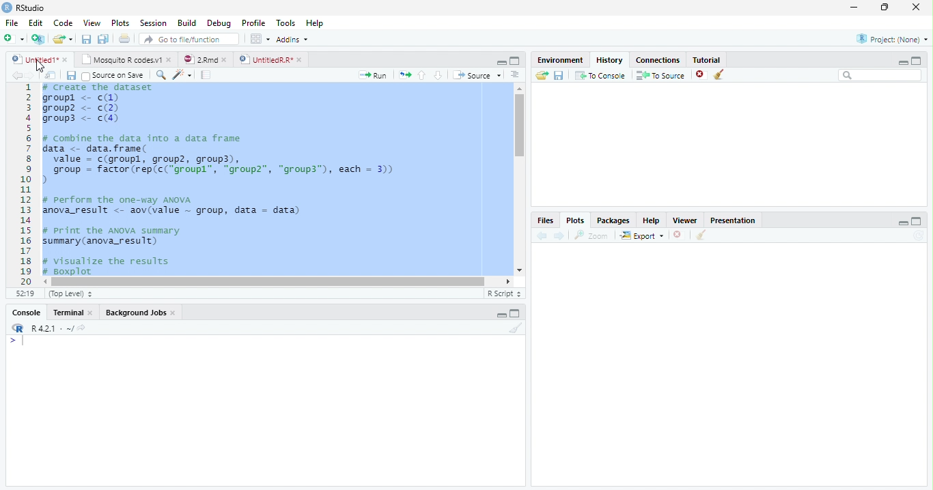 The width and height of the screenshot is (933, 490). Describe the element at coordinates (915, 8) in the screenshot. I see `Close` at that location.